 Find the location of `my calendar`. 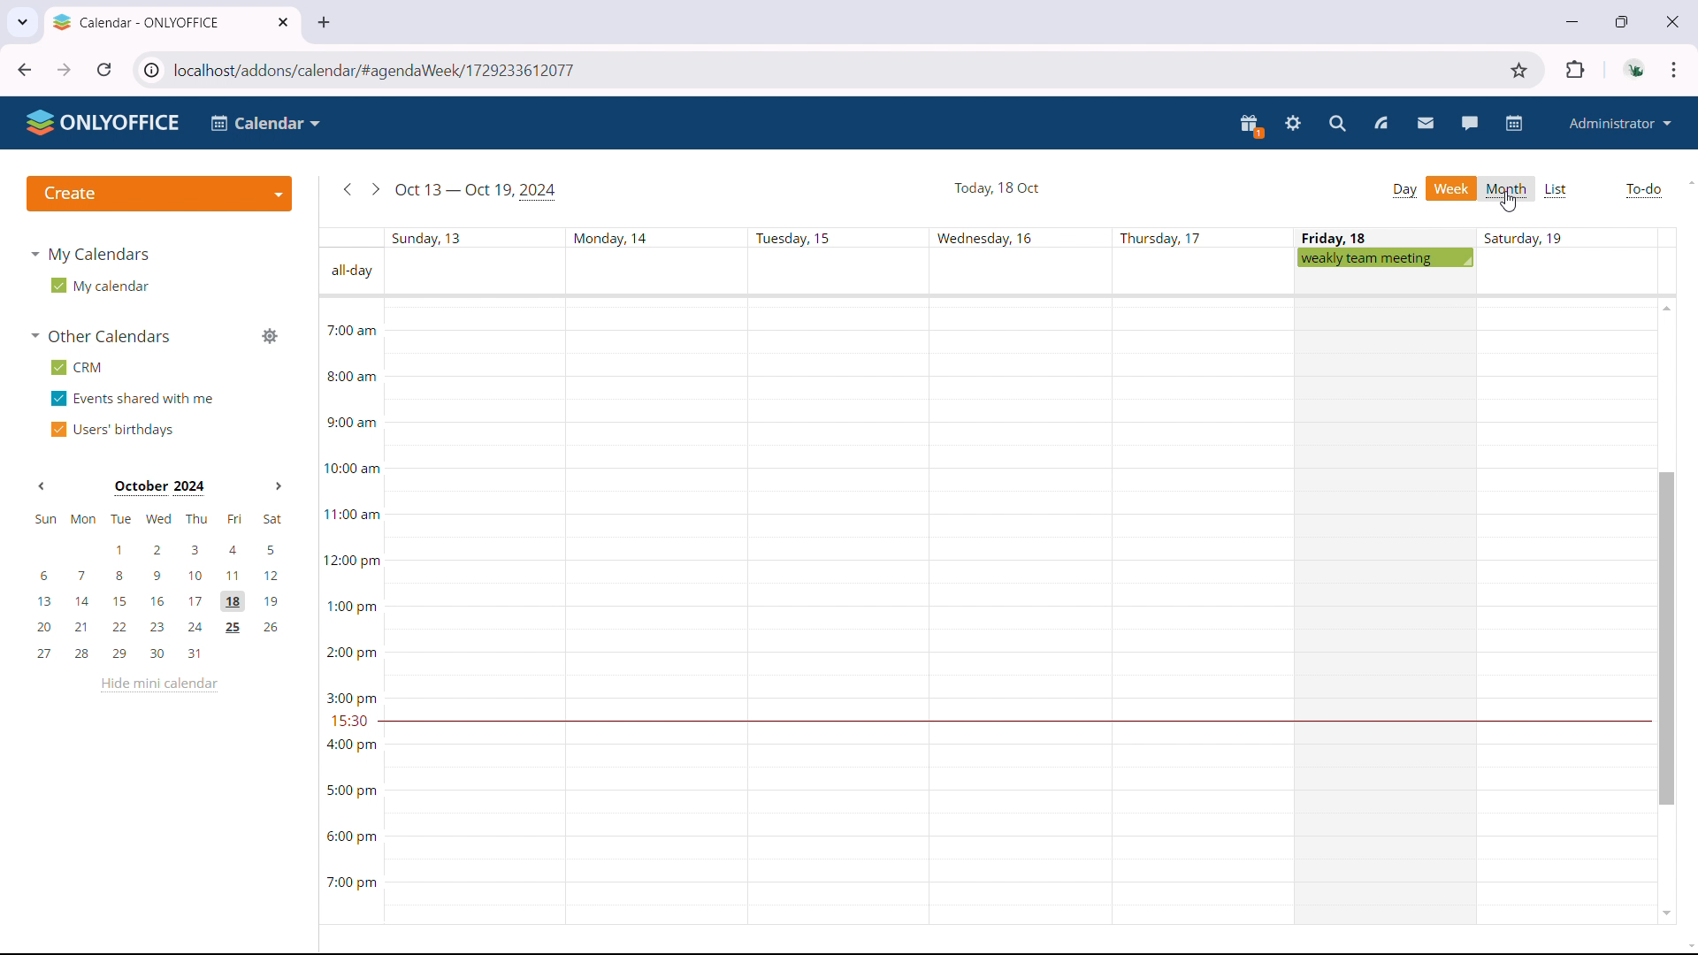

my calendar is located at coordinates (99, 285).